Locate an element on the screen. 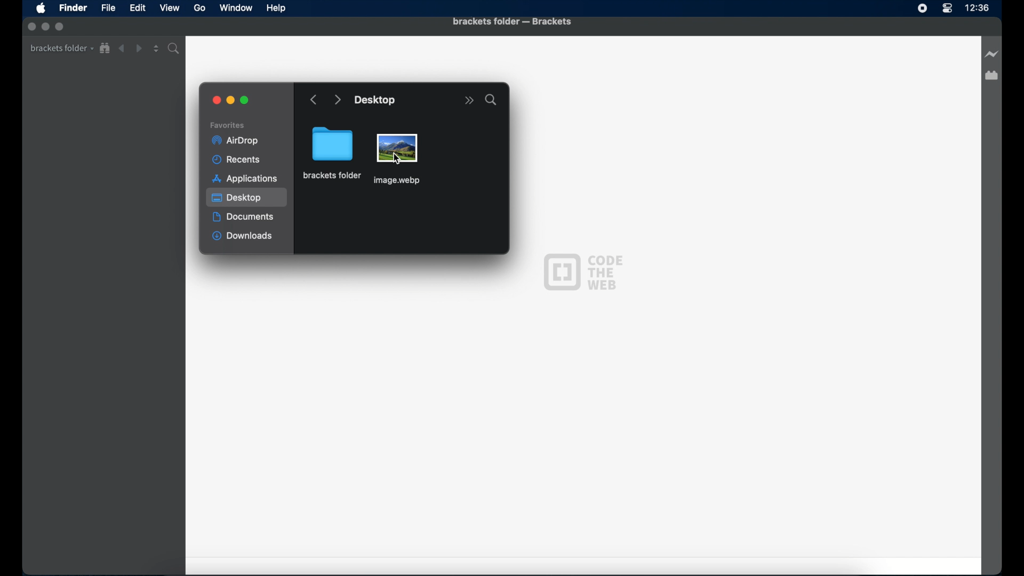  go forward is located at coordinates (337, 100).